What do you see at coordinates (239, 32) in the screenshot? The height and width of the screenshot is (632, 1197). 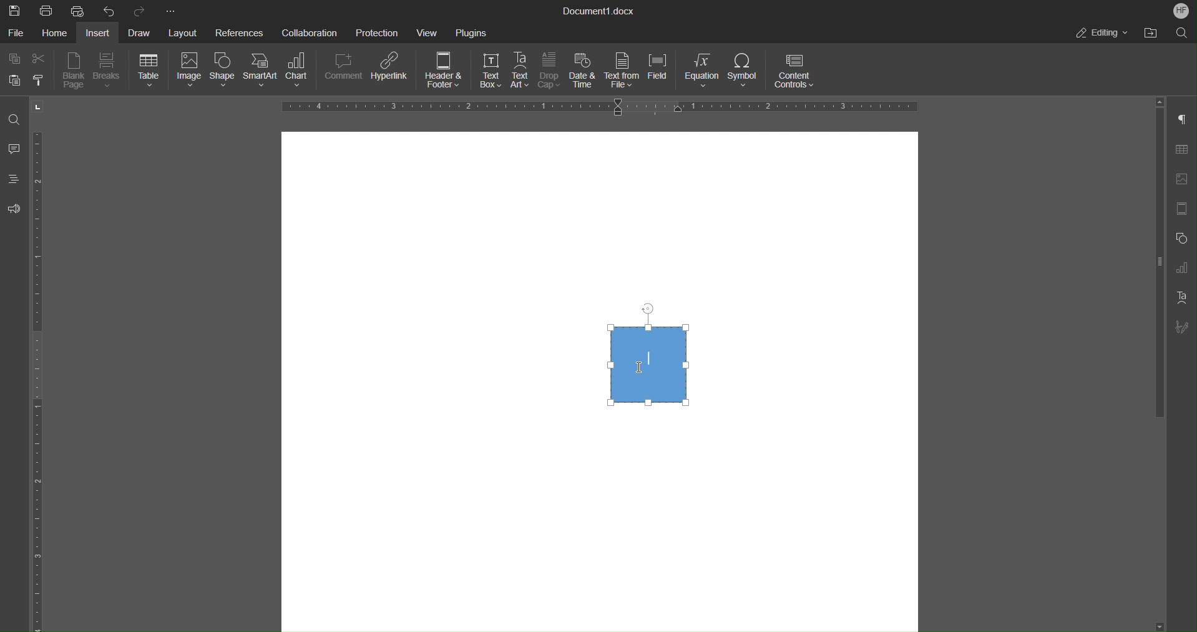 I see `References` at bounding box center [239, 32].